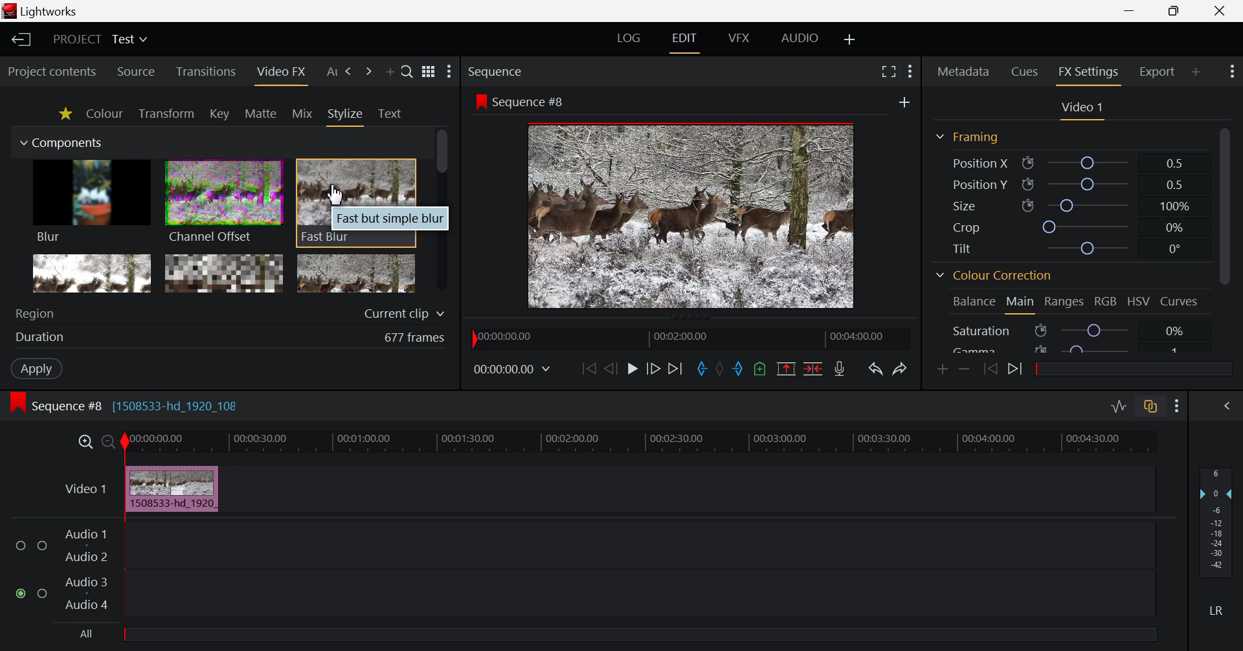 This screenshot has height=651, width=1243. I want to click on Fast but simple blur, so click(381, 219).